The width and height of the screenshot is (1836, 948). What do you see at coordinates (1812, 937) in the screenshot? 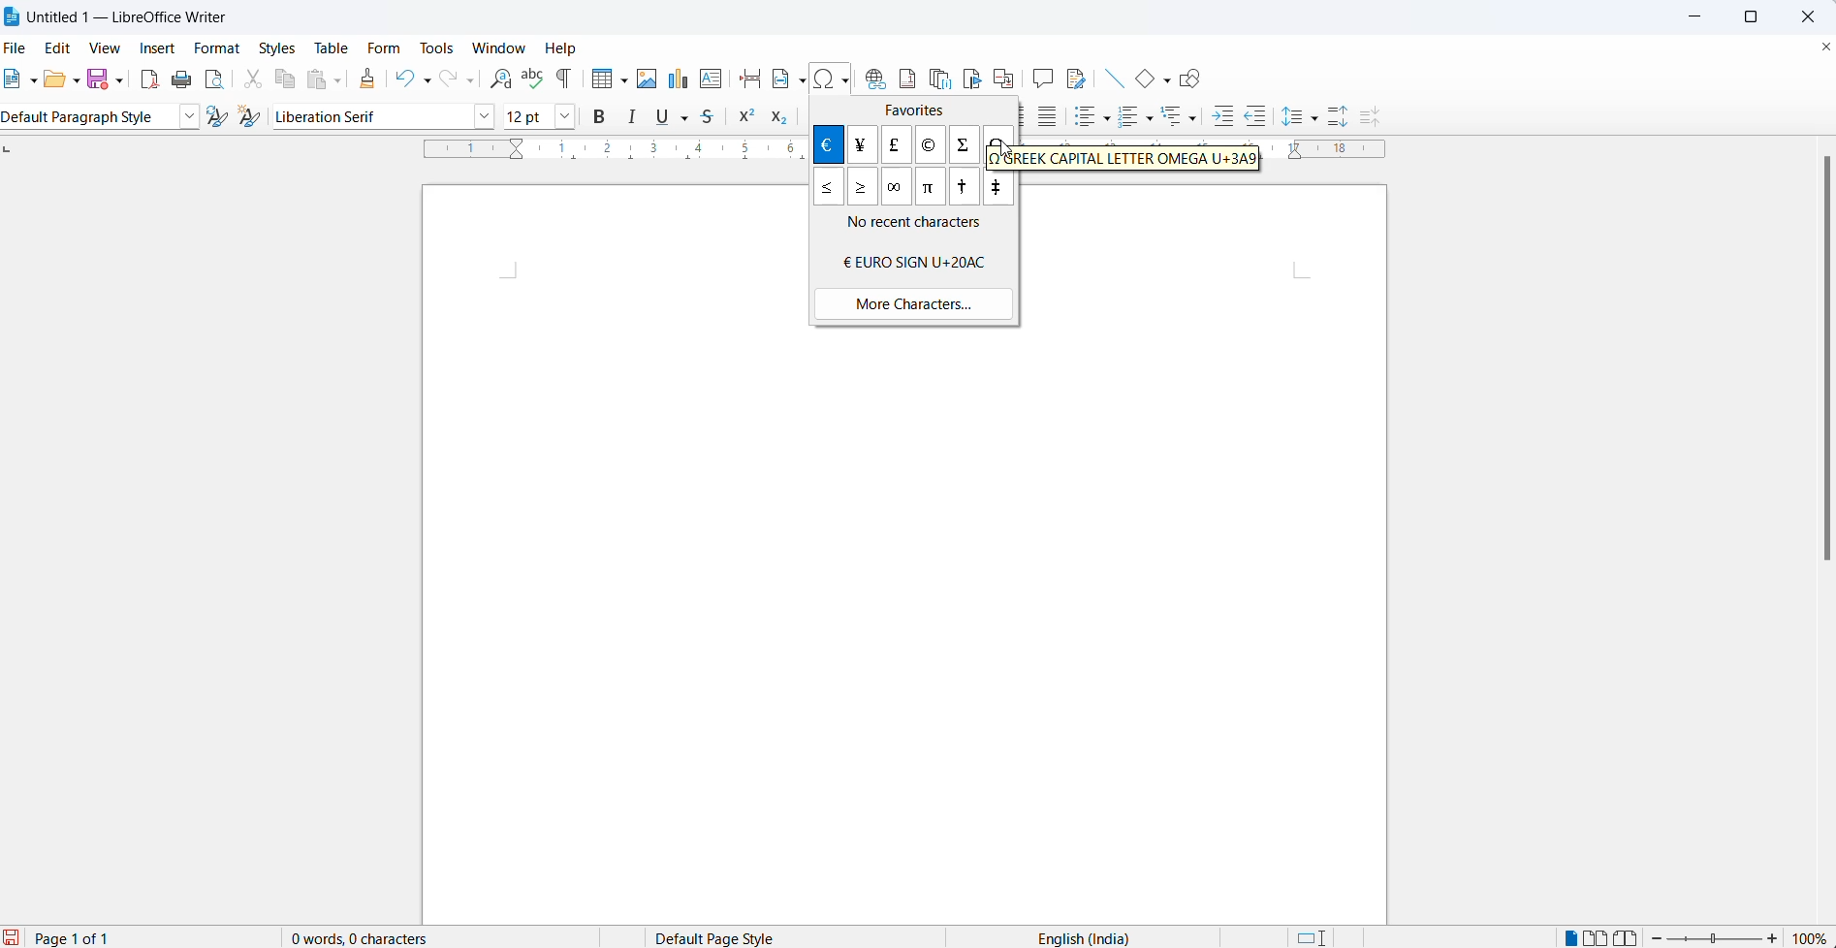
I see `zoom percentage` at bounding box center [1812, 937].